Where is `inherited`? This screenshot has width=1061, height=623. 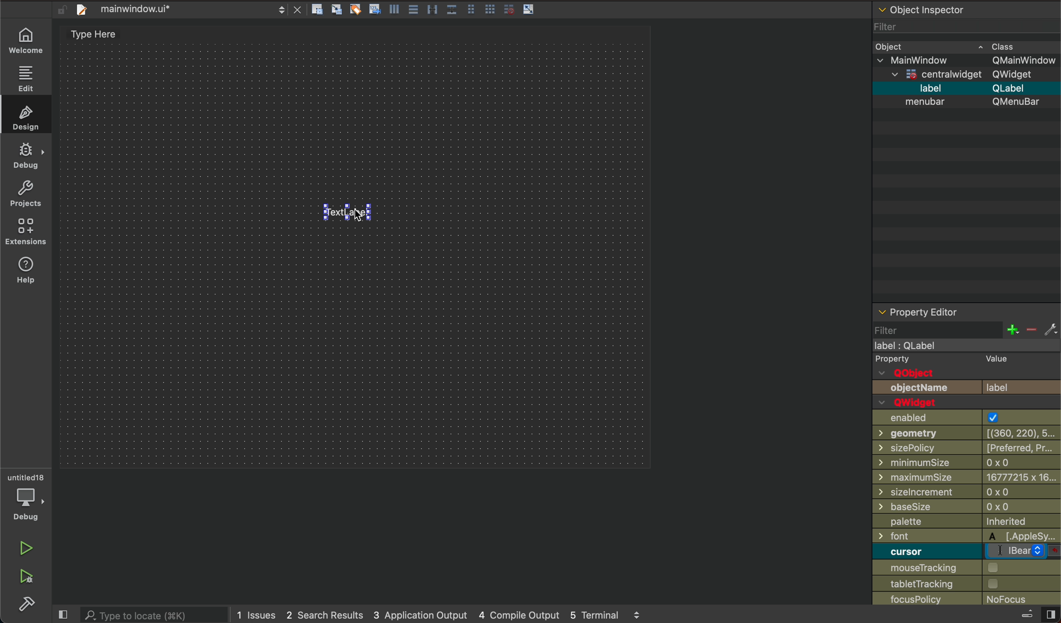
inherited is located at coordinates (1016, 523).